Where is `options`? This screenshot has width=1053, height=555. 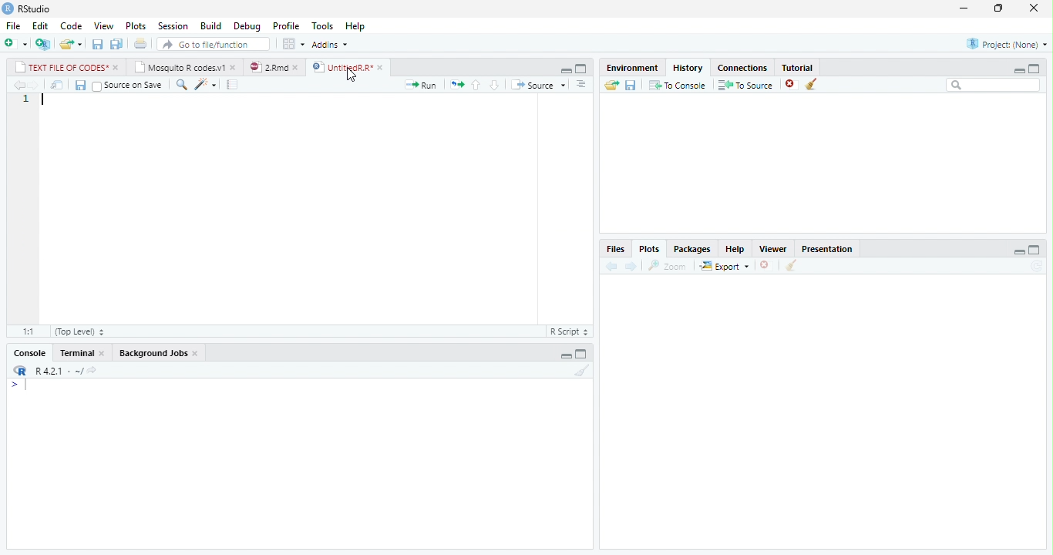
options is located at coordinates (293, 44).